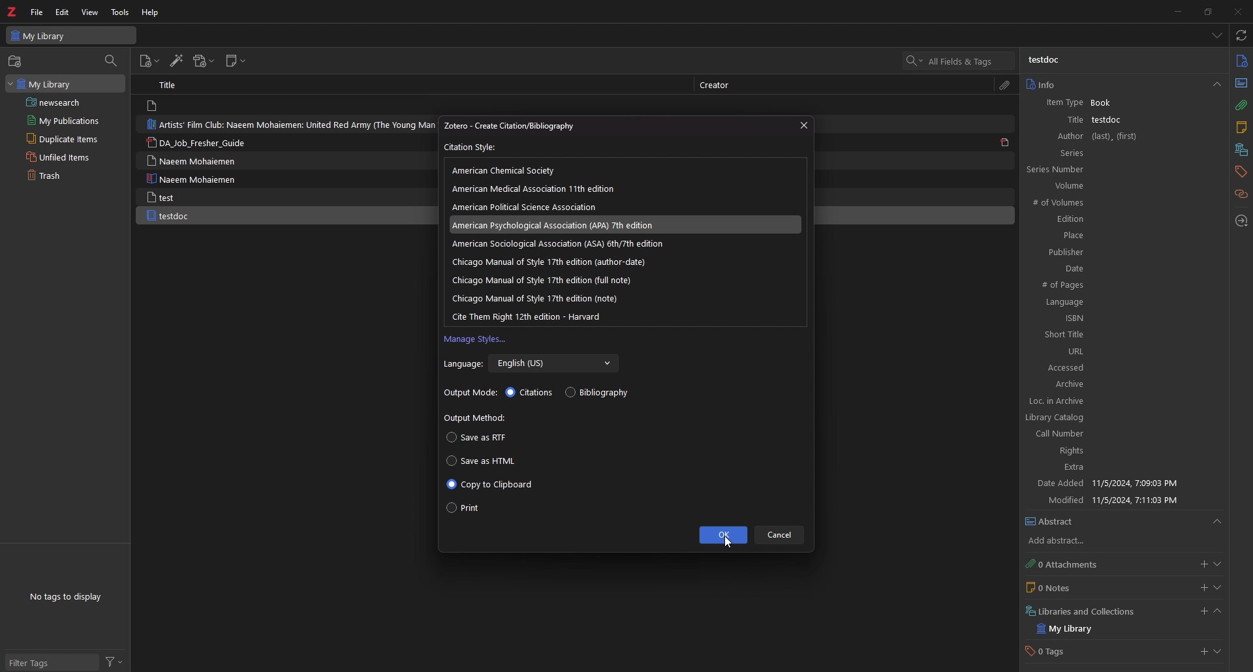 This screenshot has height=672, width=1253. What do you see at coordinates (726, 542) in the screenshot?
I see `cursor` at bounding box center [726, 542].